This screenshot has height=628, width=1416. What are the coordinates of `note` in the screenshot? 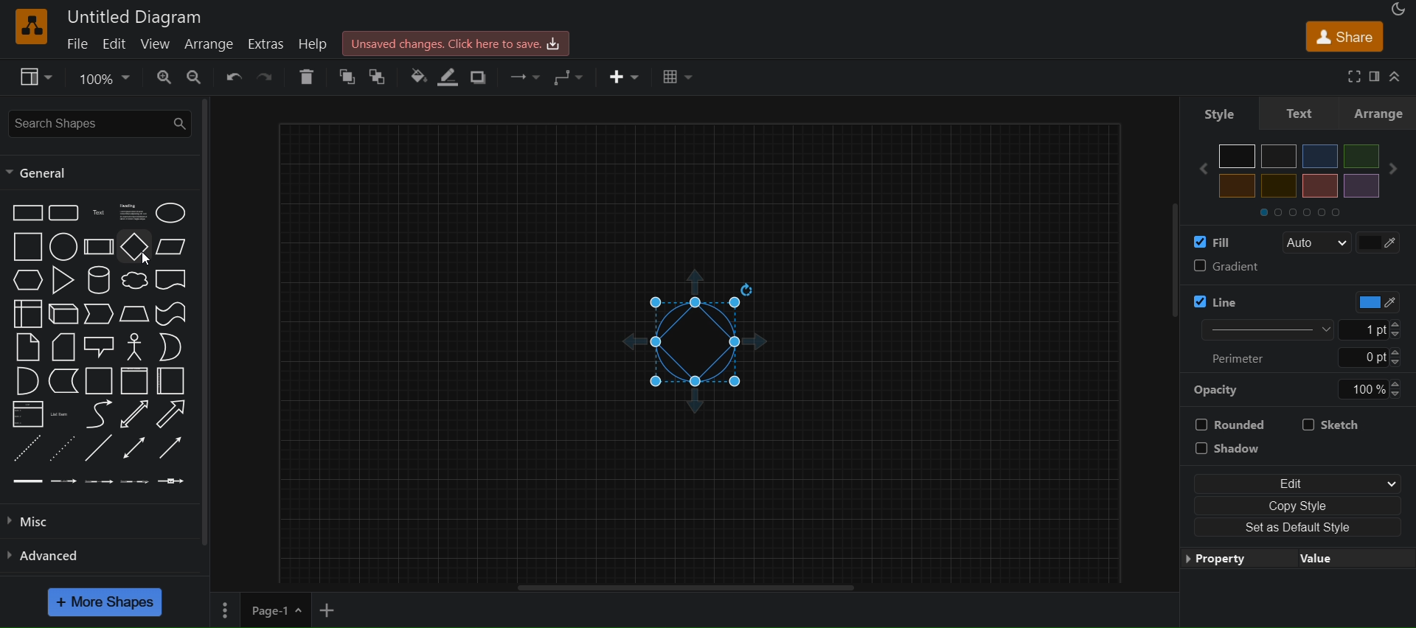 It's located at (27, 346).